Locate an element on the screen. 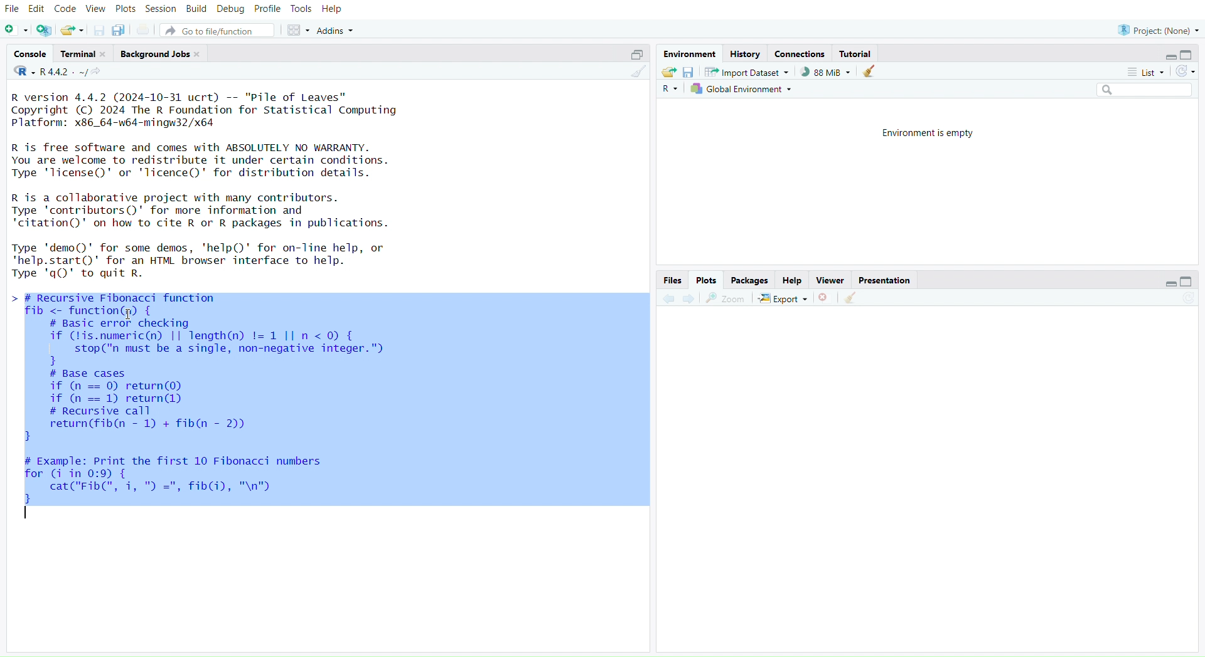 The width and height of the screenshot is (1205, 657). expand is located at coordinates (1169, 57).